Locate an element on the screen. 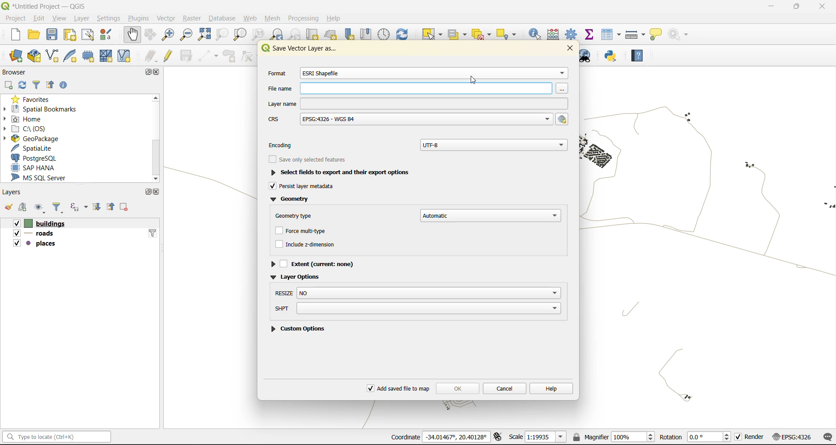 The width and height of the screenshot is (836, 445). open is located at coordinates (7, 208).